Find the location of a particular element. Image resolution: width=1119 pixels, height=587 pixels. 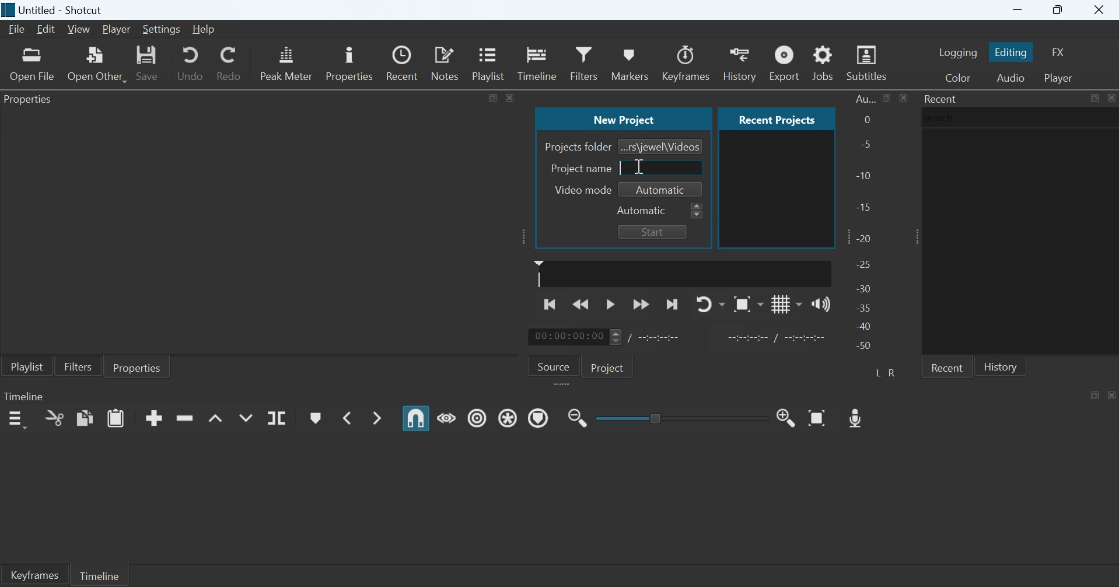

Export is located at coordinates (783, 62).